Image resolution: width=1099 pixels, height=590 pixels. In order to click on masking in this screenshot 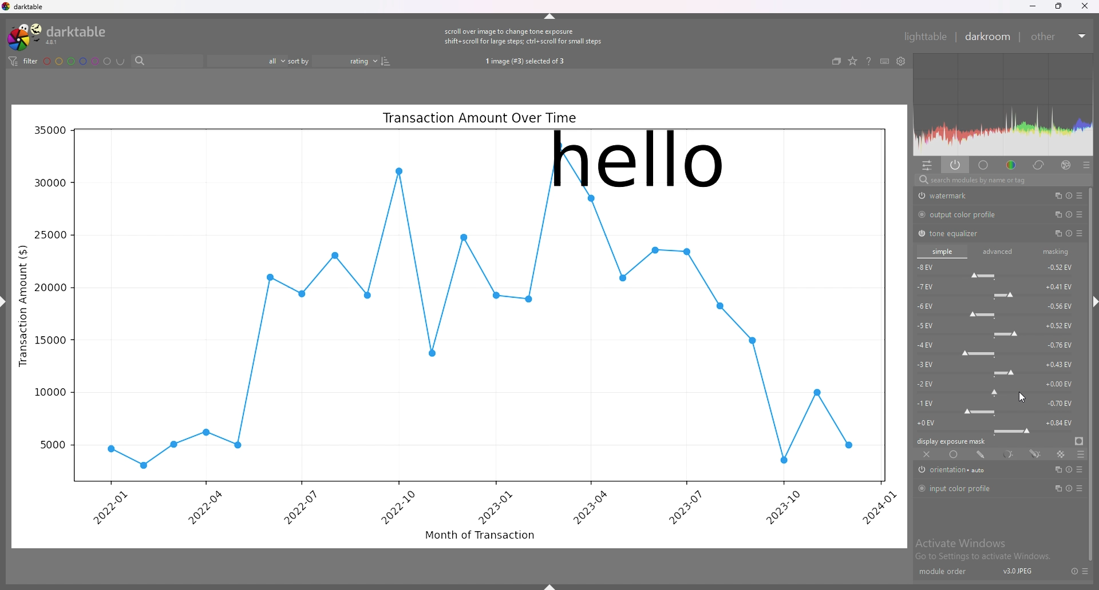, I will do `click(1053, 252)`.